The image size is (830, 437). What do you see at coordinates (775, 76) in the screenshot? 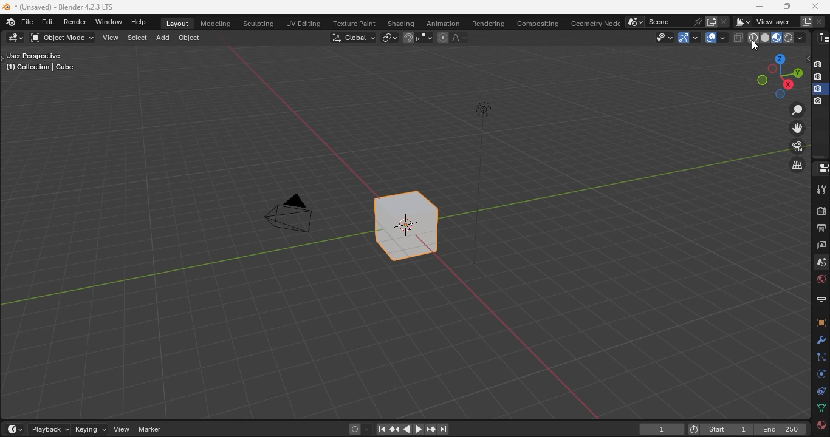
I see `use a preset viewpoint` at bounding box center [775, 76].